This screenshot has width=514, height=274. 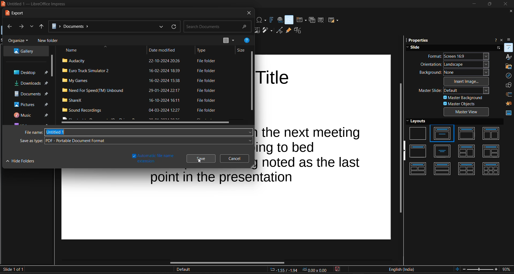 What do you see at coordinates (225, 41) in the screenshot?
I see `change your view` at bounding box center [225, 41].